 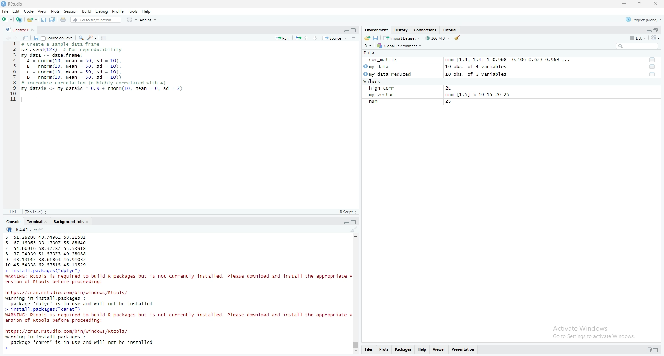 I want to click on R, so click(x=9, y=229).